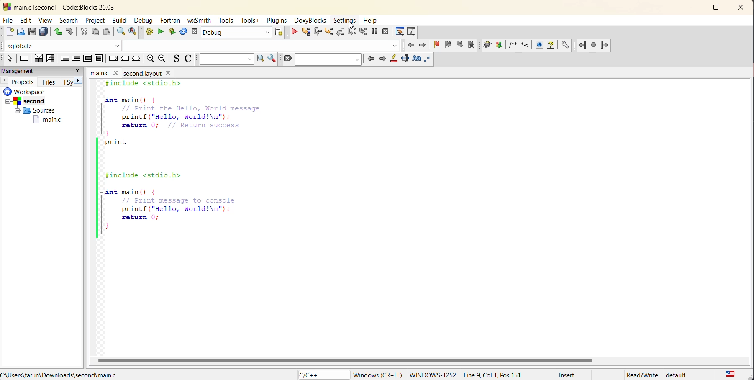  I want to click on counting loop, so click(86, 58).